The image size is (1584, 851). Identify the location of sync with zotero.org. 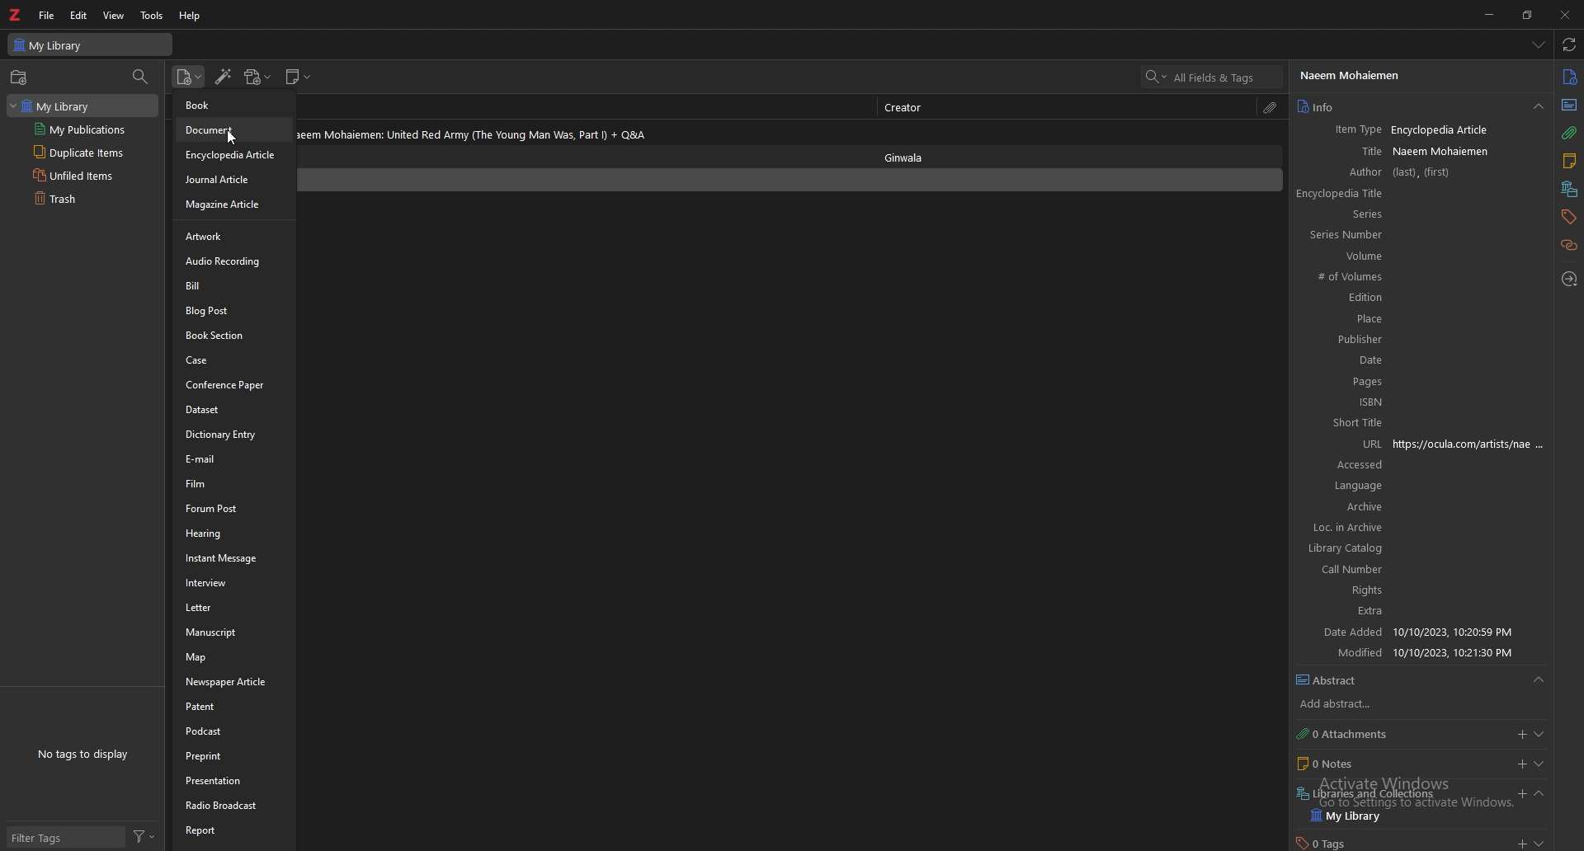
(1569, 45).